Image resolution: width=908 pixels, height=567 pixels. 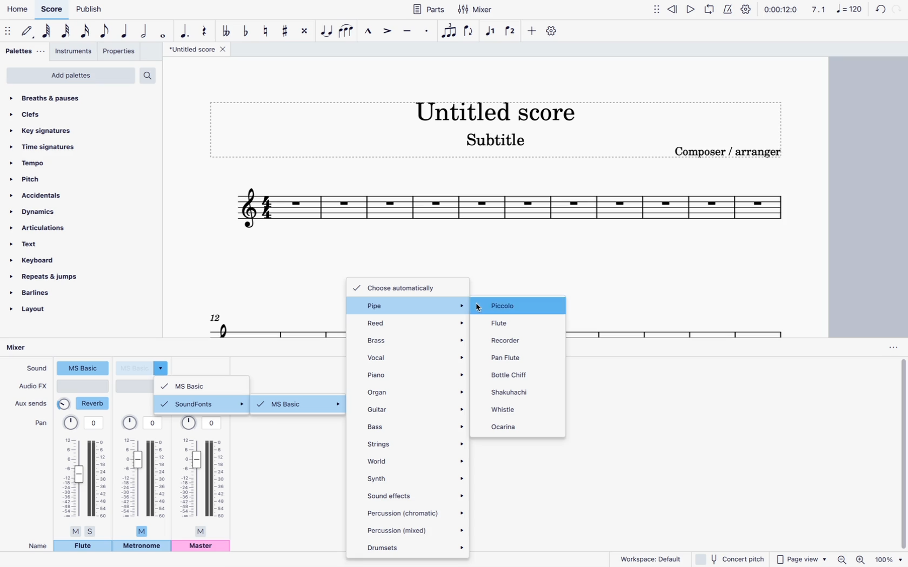 I want to click on rewind, so click(x=673, y=11).